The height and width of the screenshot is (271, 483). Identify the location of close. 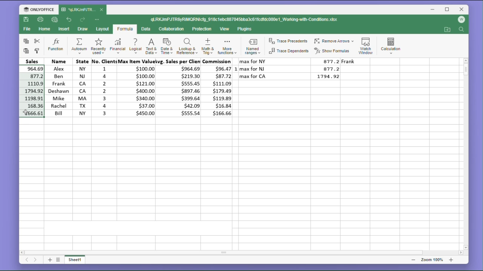
(102, 10).